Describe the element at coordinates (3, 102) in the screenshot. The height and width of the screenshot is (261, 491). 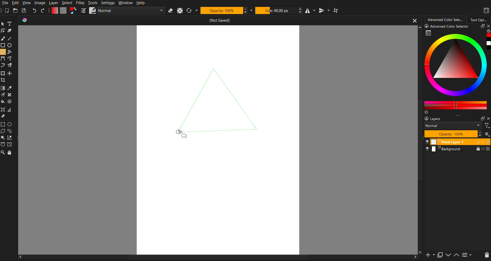
I see `fill a contiguous area of color with a color, or fill a selection` at that location.